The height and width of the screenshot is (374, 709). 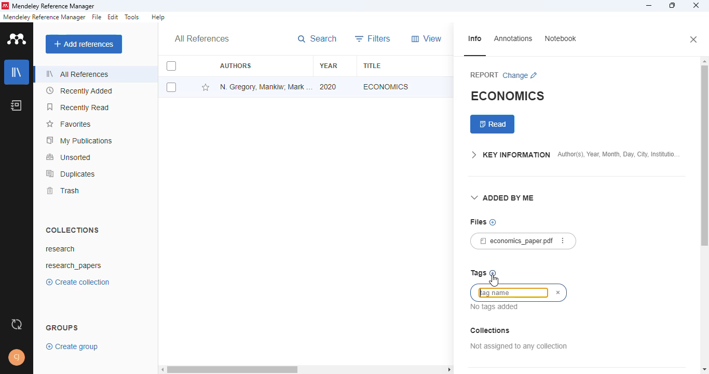 What do you see at coordinates (158, 17) in the screenshot?
I see `help` at bounding box center [158, 17].